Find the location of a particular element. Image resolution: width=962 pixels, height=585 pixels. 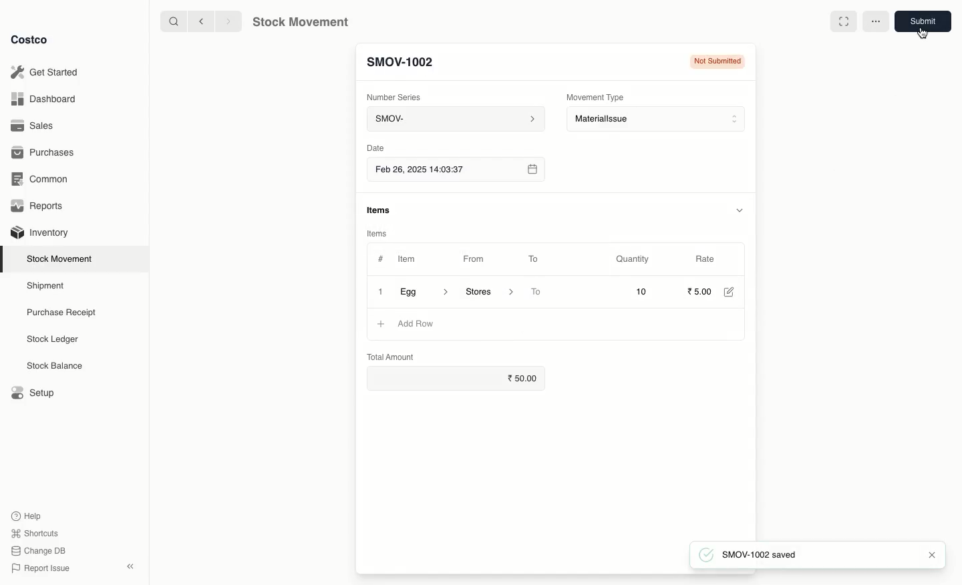

Report Issue is located at coordinates (42, 568).